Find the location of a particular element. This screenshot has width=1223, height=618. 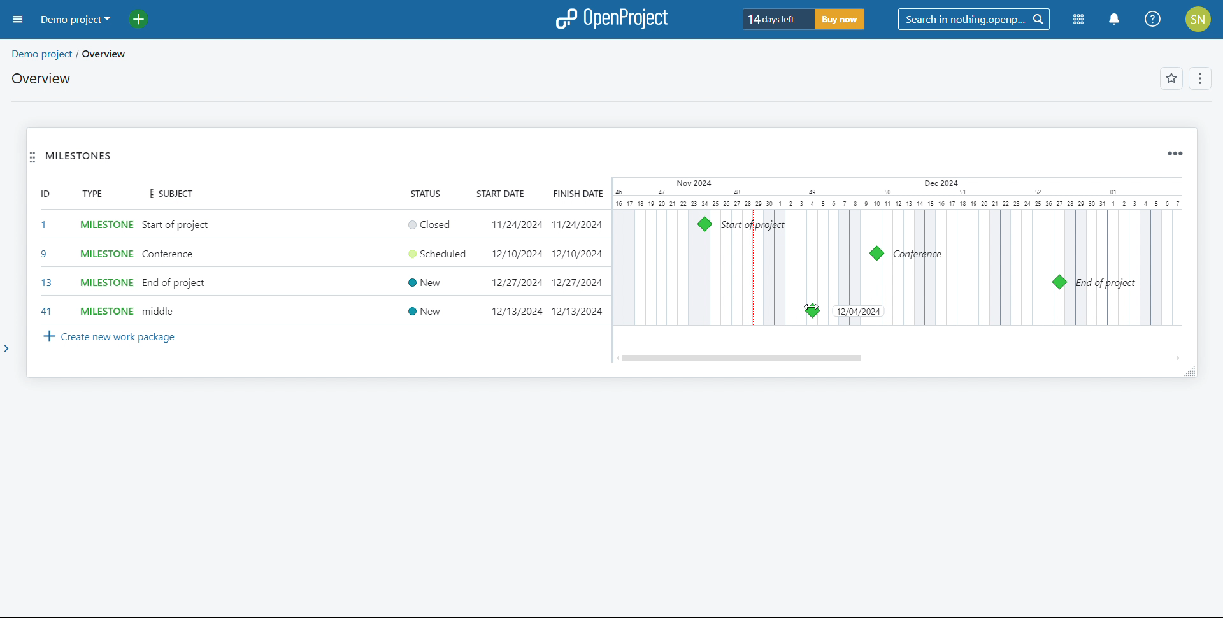

help is located at coordinates (1153, 19).